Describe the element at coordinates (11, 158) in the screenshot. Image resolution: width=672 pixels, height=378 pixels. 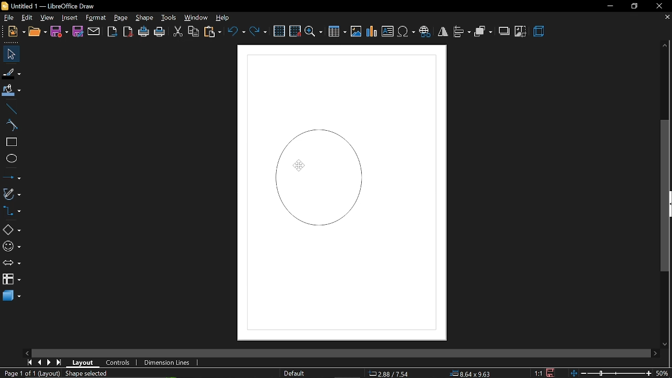
I see `ellipse` at that location.